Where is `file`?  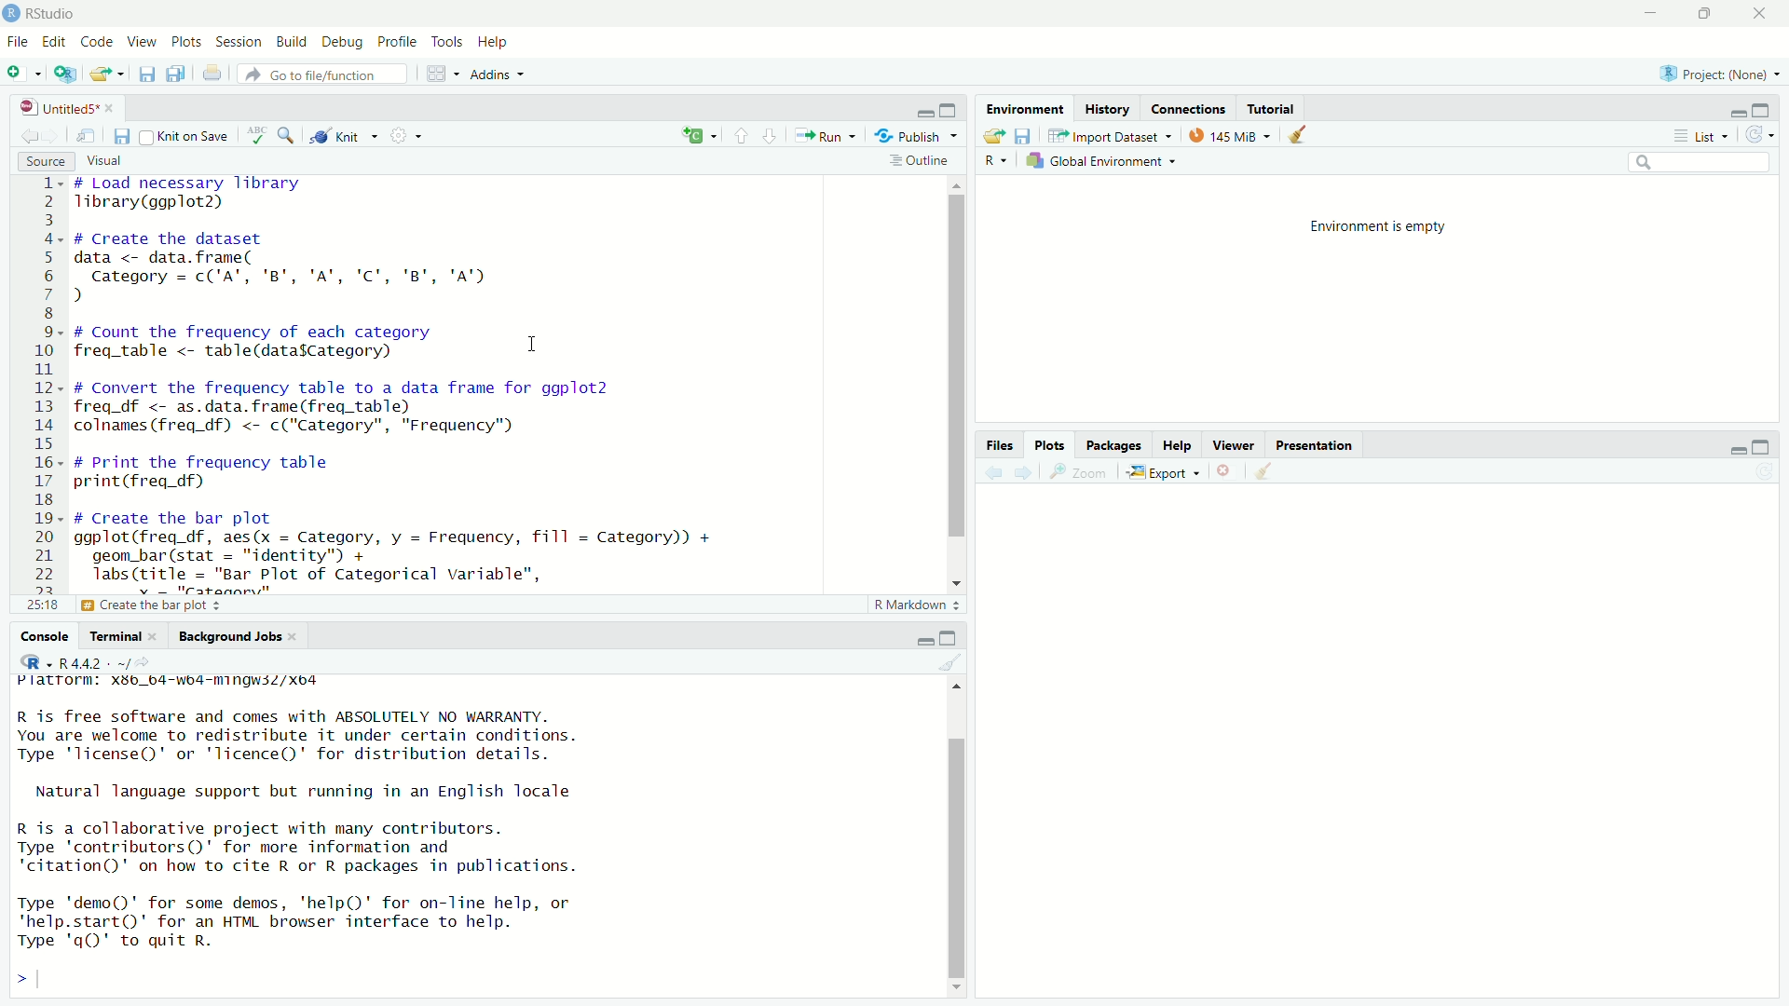
file is located at coordinates (15, 43).